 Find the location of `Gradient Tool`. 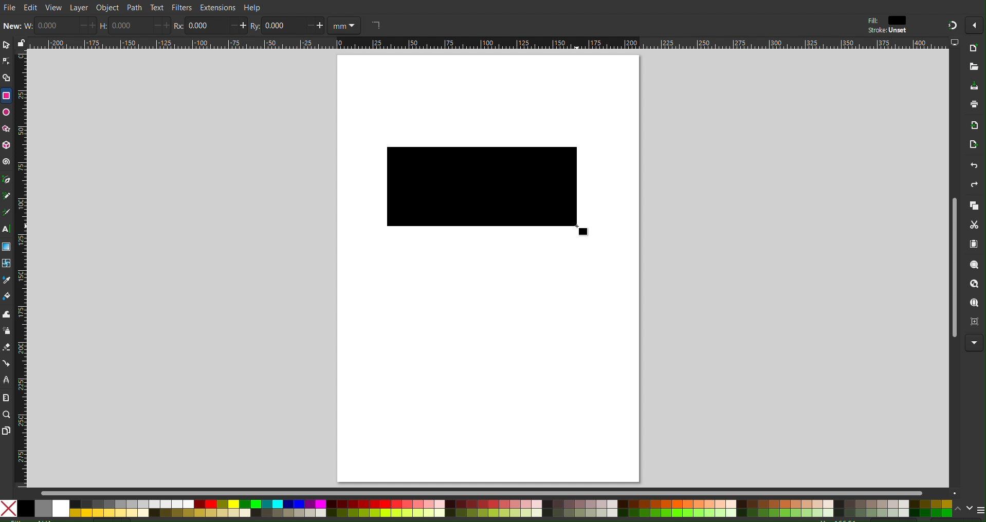

Gradient Tool is located at coordinates (6, 247).